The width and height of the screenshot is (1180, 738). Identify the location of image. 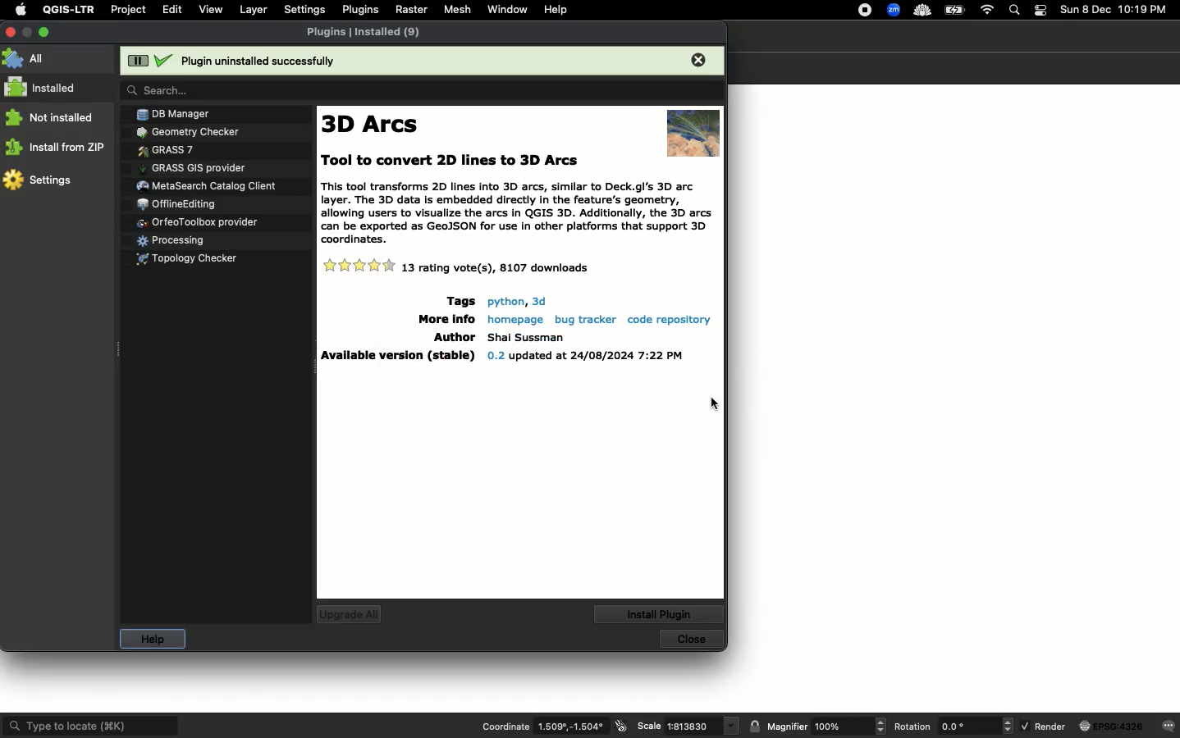
(693, 133).